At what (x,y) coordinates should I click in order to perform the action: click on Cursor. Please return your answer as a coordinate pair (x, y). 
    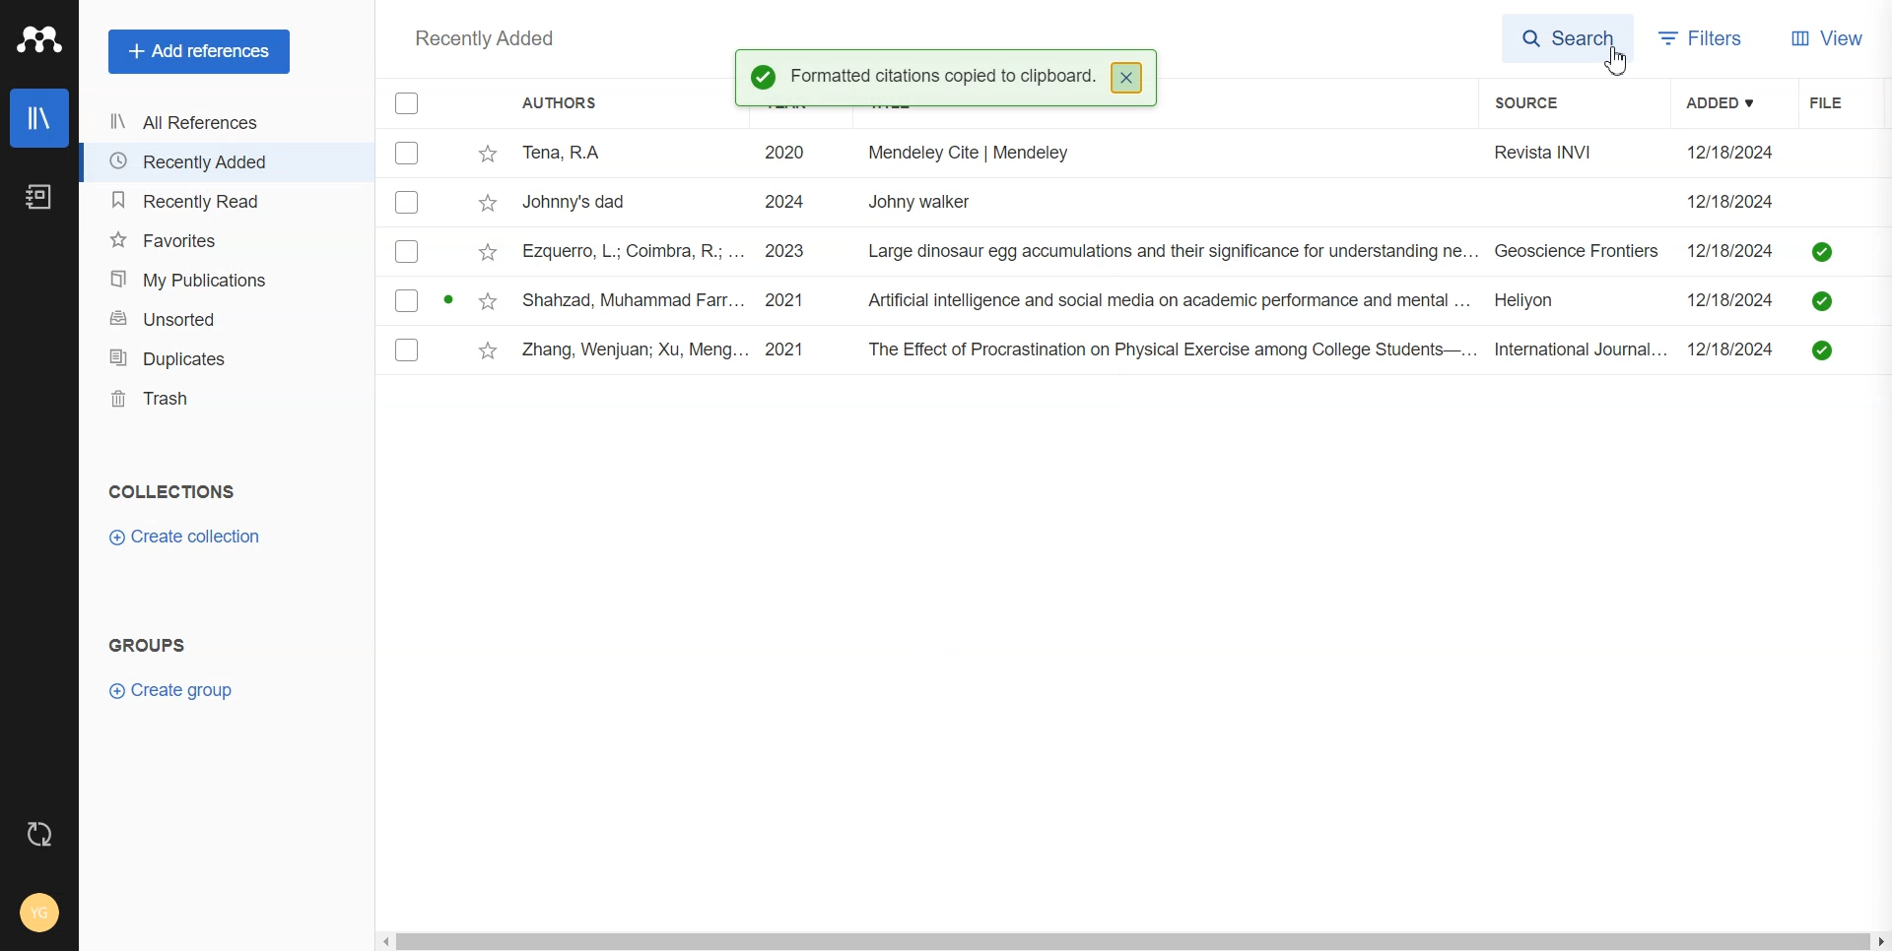
    Looking at the image, I should click on (1620, 60).